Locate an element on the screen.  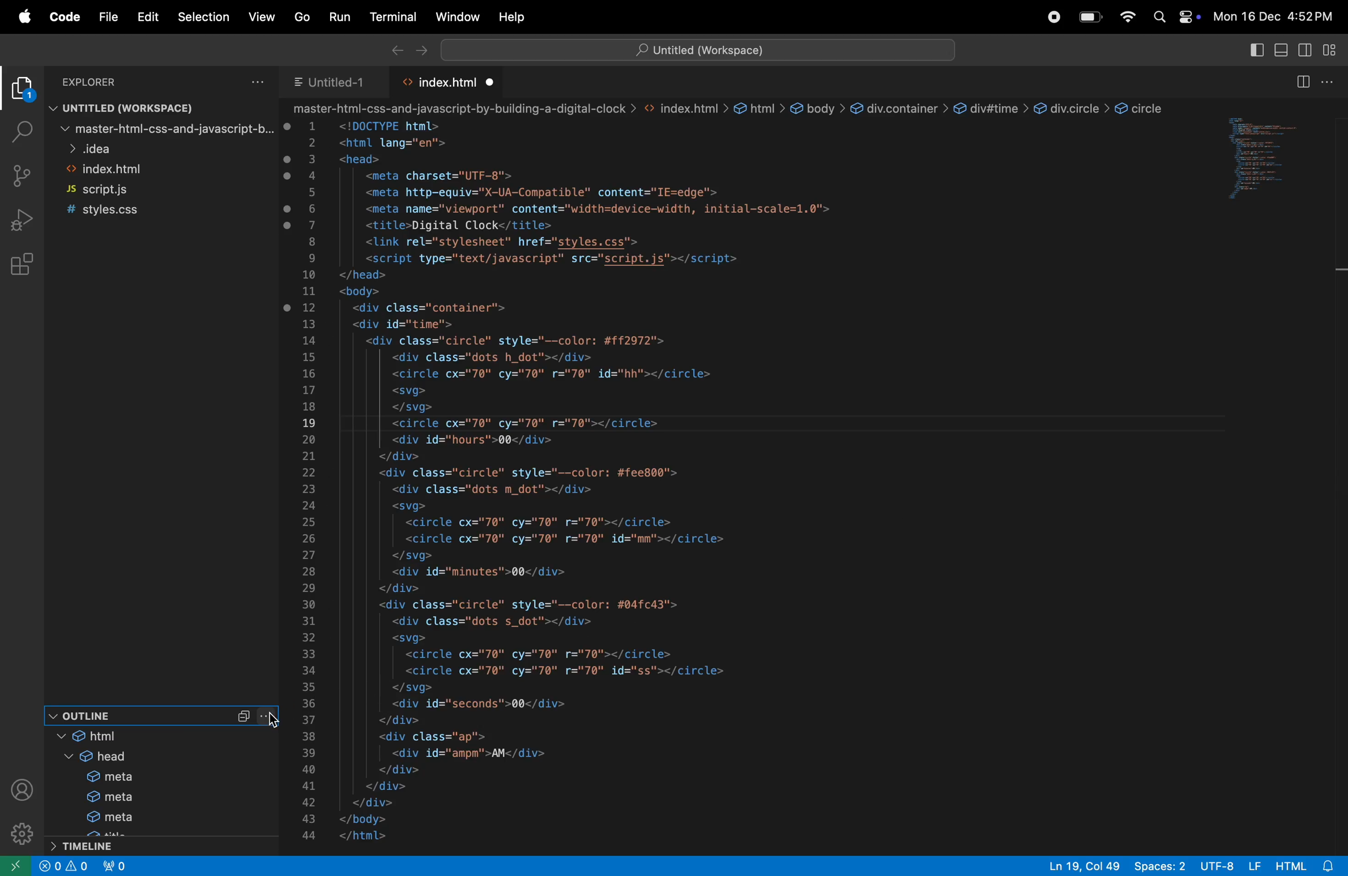
source control is located at coordinates (23, 176).